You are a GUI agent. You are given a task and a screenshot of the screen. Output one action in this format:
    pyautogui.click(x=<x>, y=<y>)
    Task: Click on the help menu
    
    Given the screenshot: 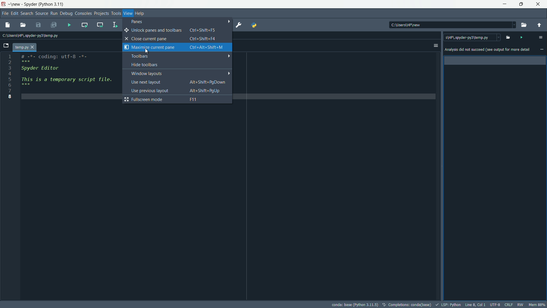 What is the action you would take?
    pyautogui.click(x=140, y=14)
    